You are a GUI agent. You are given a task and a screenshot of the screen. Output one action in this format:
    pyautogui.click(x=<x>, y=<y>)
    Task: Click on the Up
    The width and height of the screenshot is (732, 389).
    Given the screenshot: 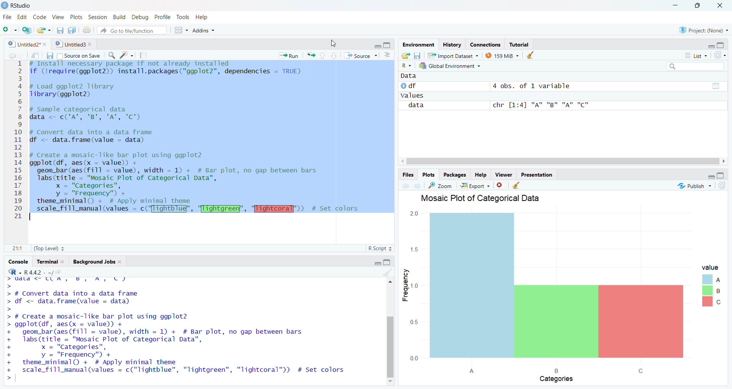 What is the action you would take?
    pyautogui.click(x=322, y=56)
    